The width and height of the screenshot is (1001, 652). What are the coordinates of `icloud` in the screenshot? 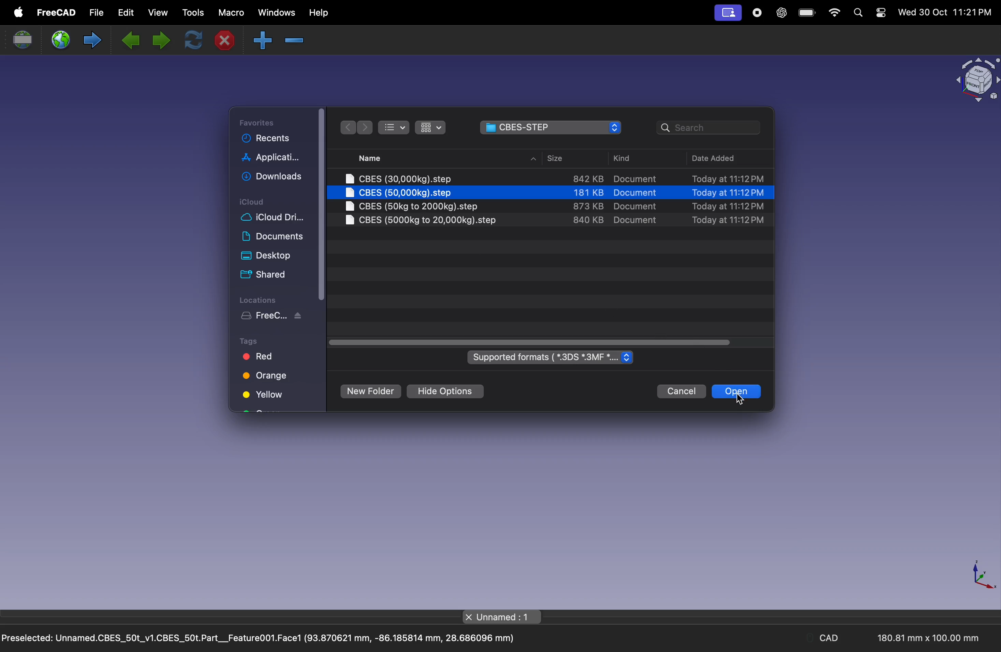 It's located at (255, 203).